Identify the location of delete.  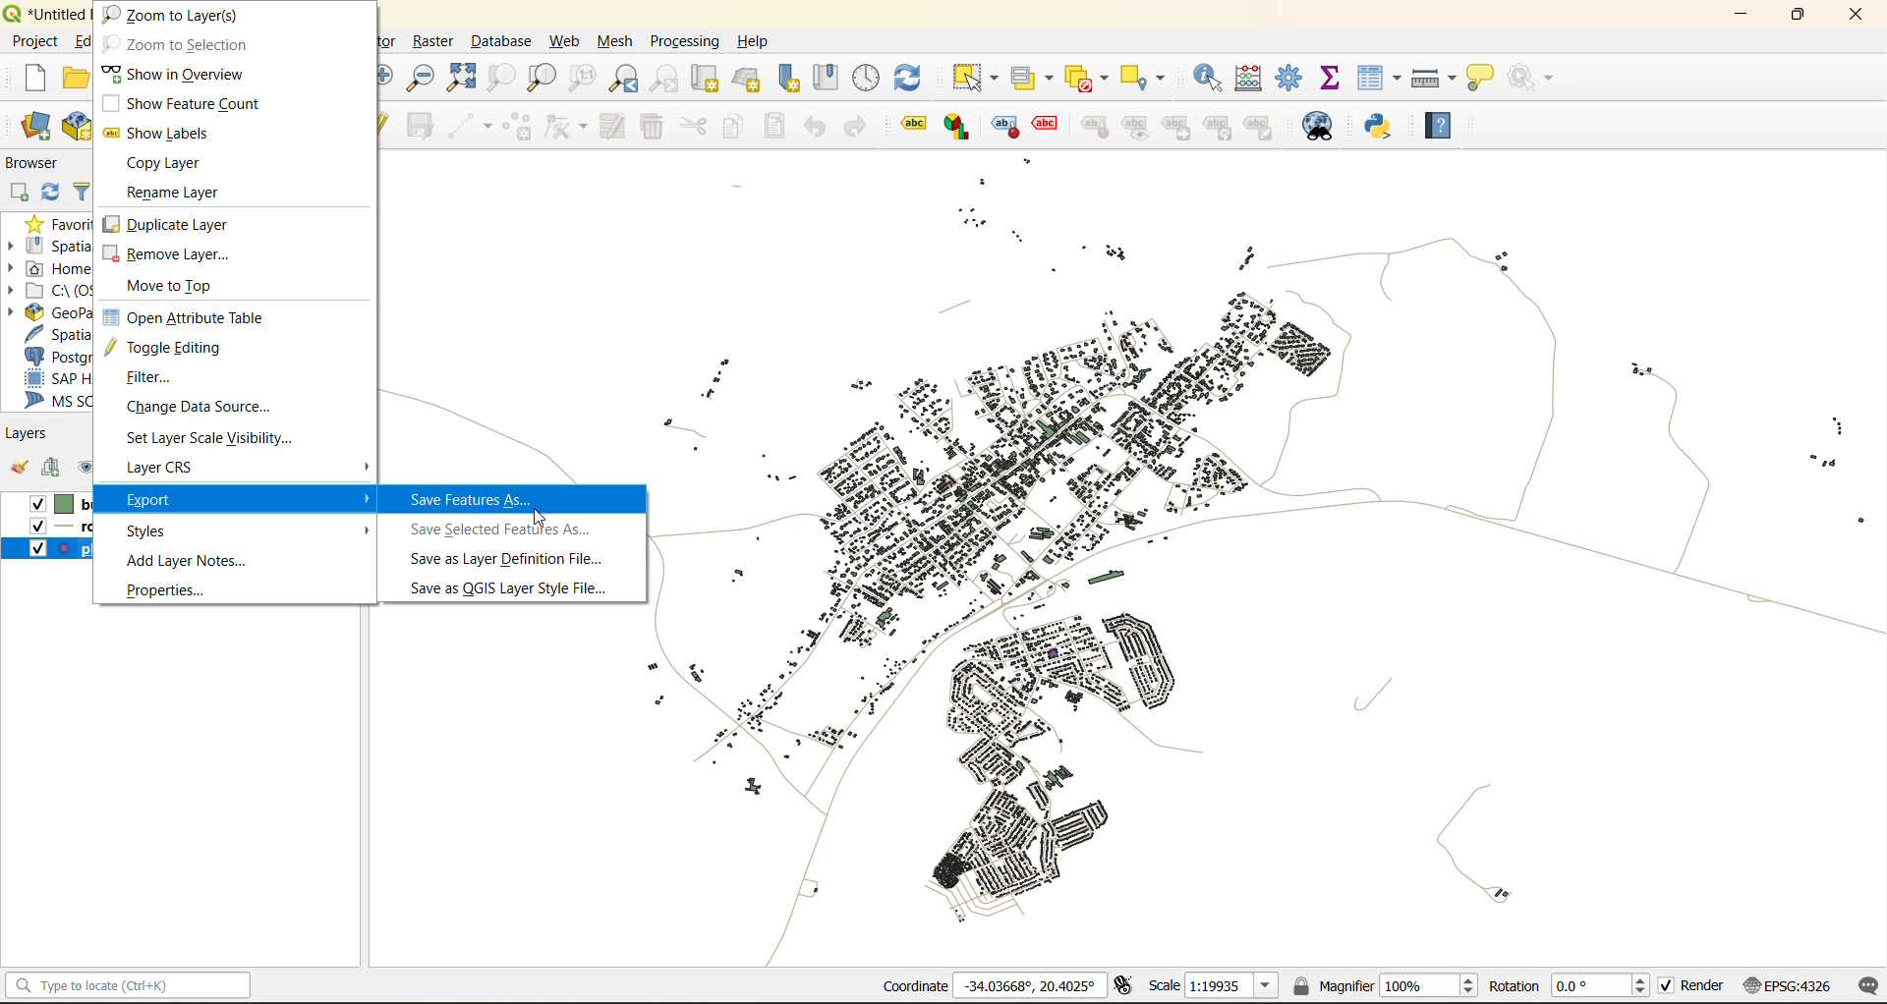
(655, 129).